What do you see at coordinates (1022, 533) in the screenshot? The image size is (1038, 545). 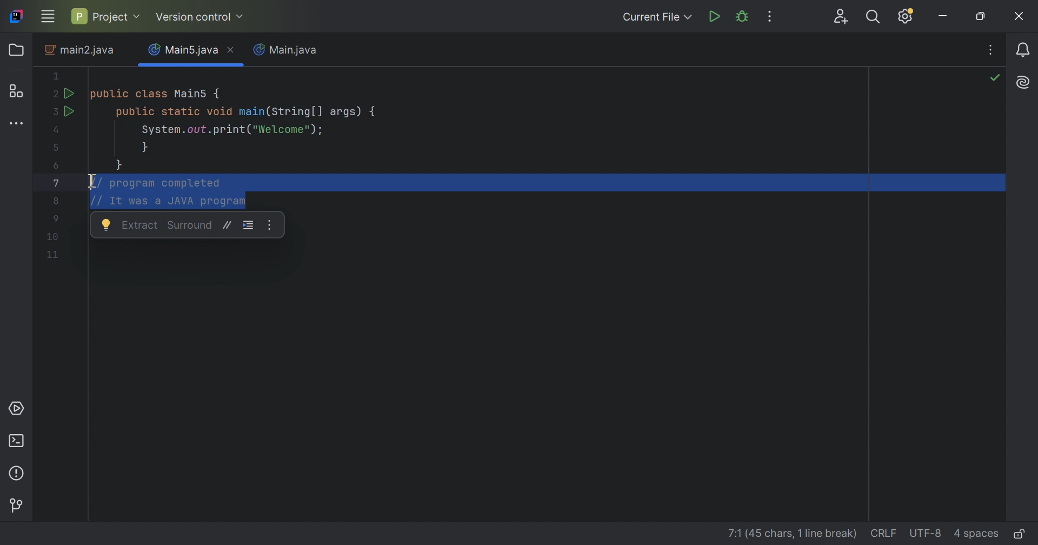 I see `Edit or read-only` at bounding box center [1022, 533].